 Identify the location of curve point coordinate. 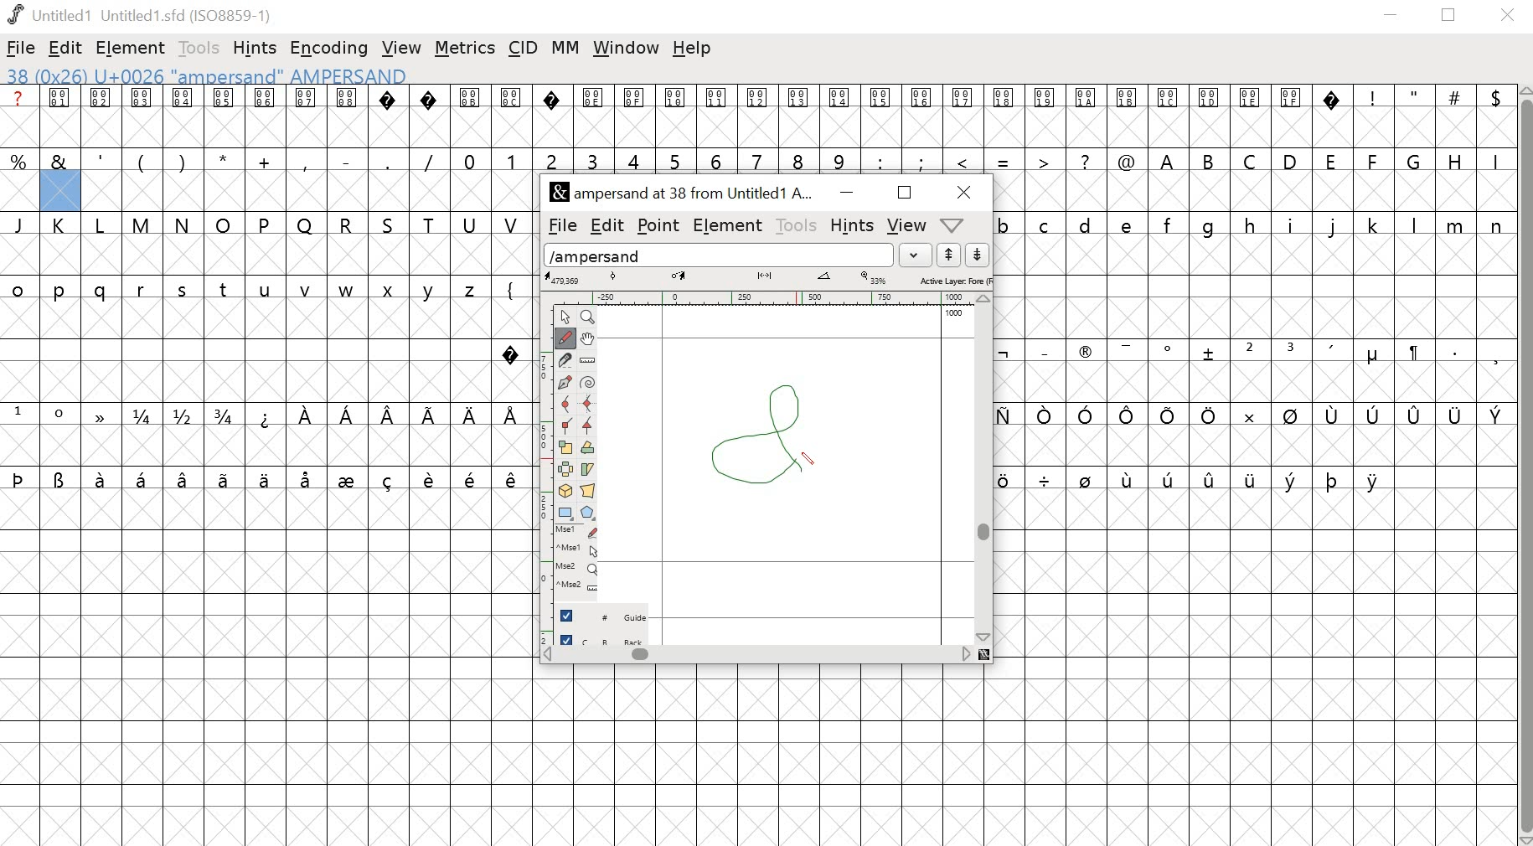
(613, 277).